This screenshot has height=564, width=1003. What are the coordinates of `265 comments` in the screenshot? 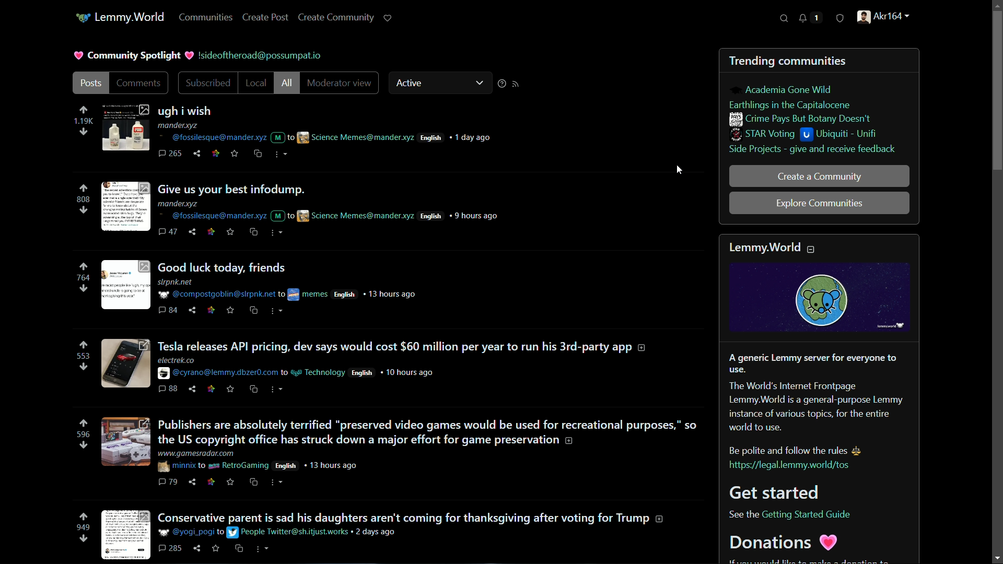 It's located at (171, 154).